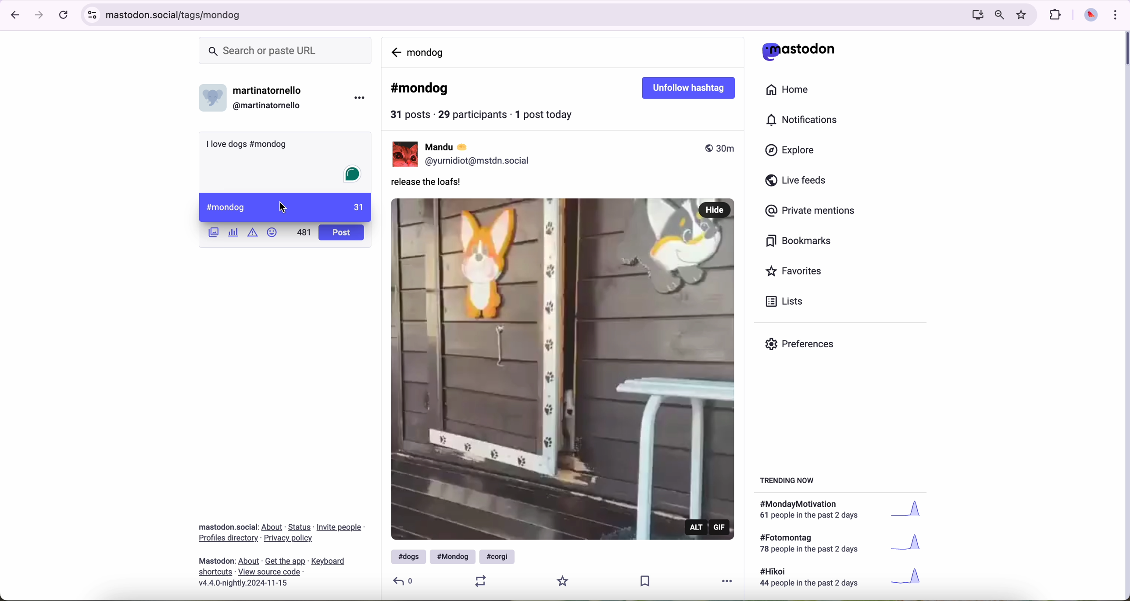  Describe the element at coordinates (352, 175) in the screenshot. I see `Grammarly` at that location.